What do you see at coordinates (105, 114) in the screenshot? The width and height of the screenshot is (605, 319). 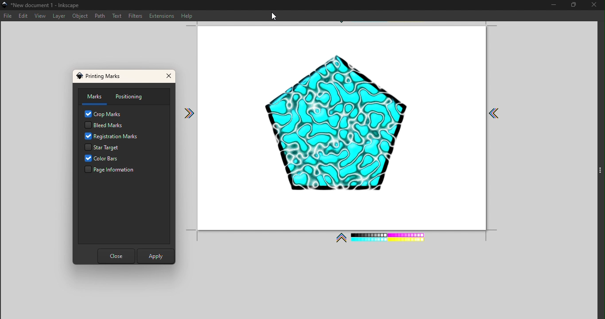 I see `Crop Marks` at bounding box center [105, 114].